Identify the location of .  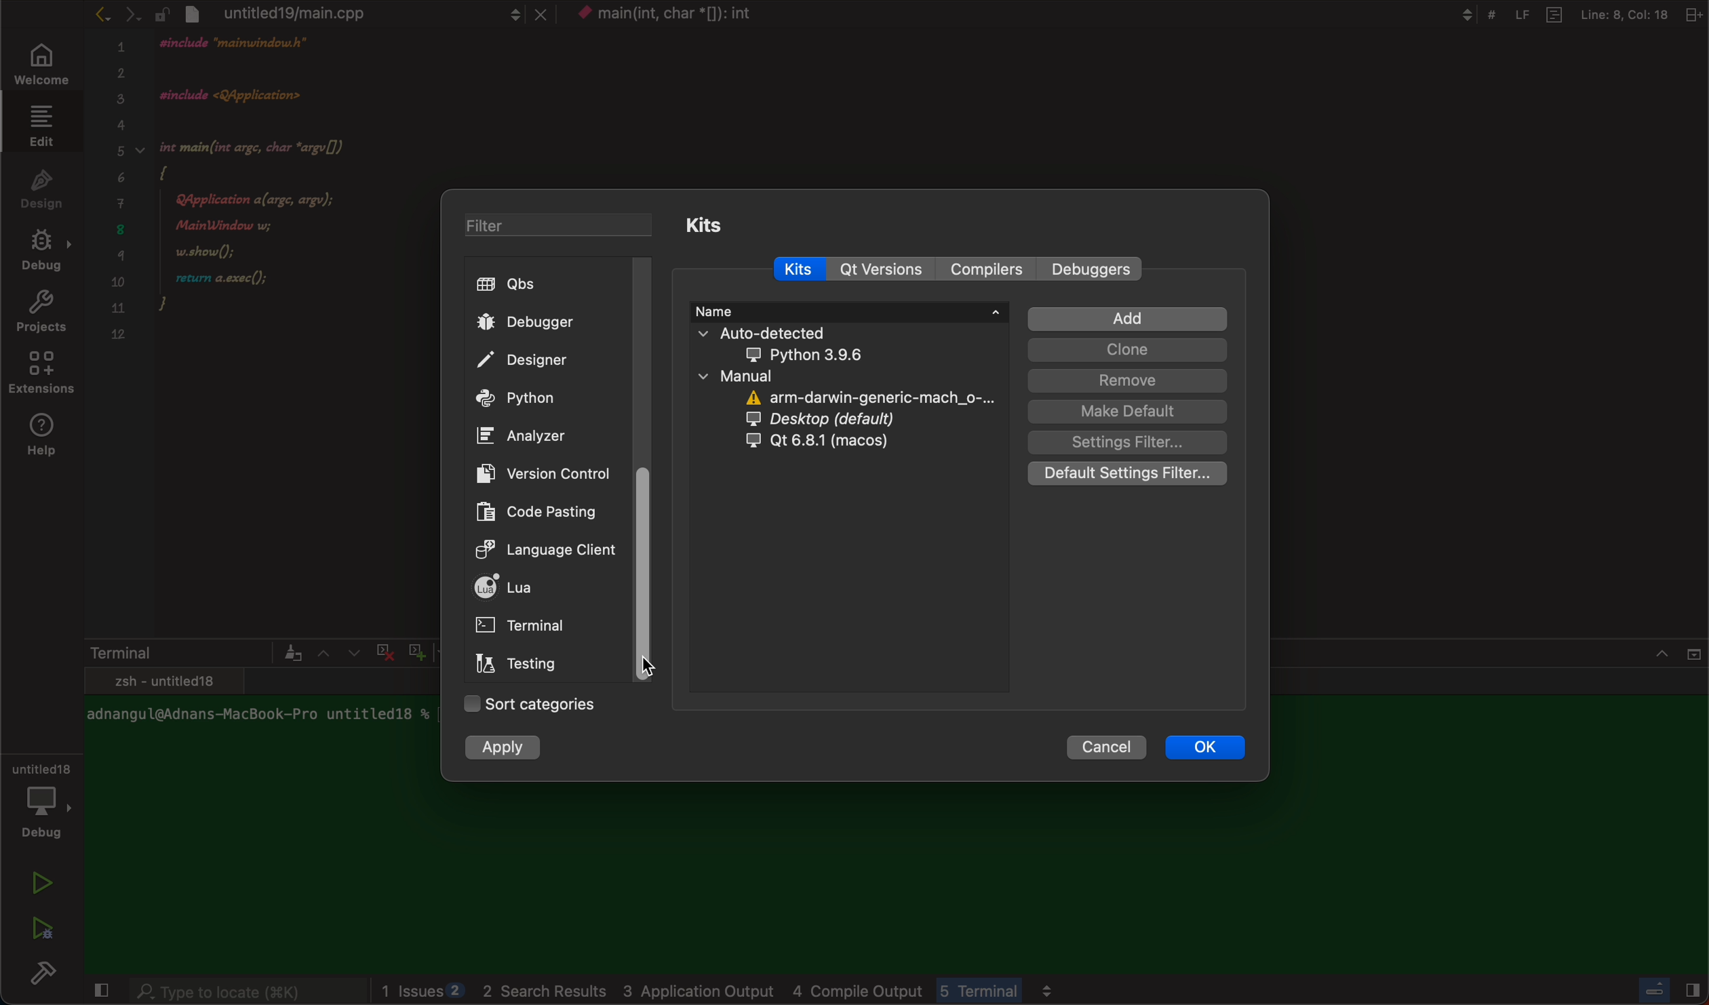
(1665, 993).